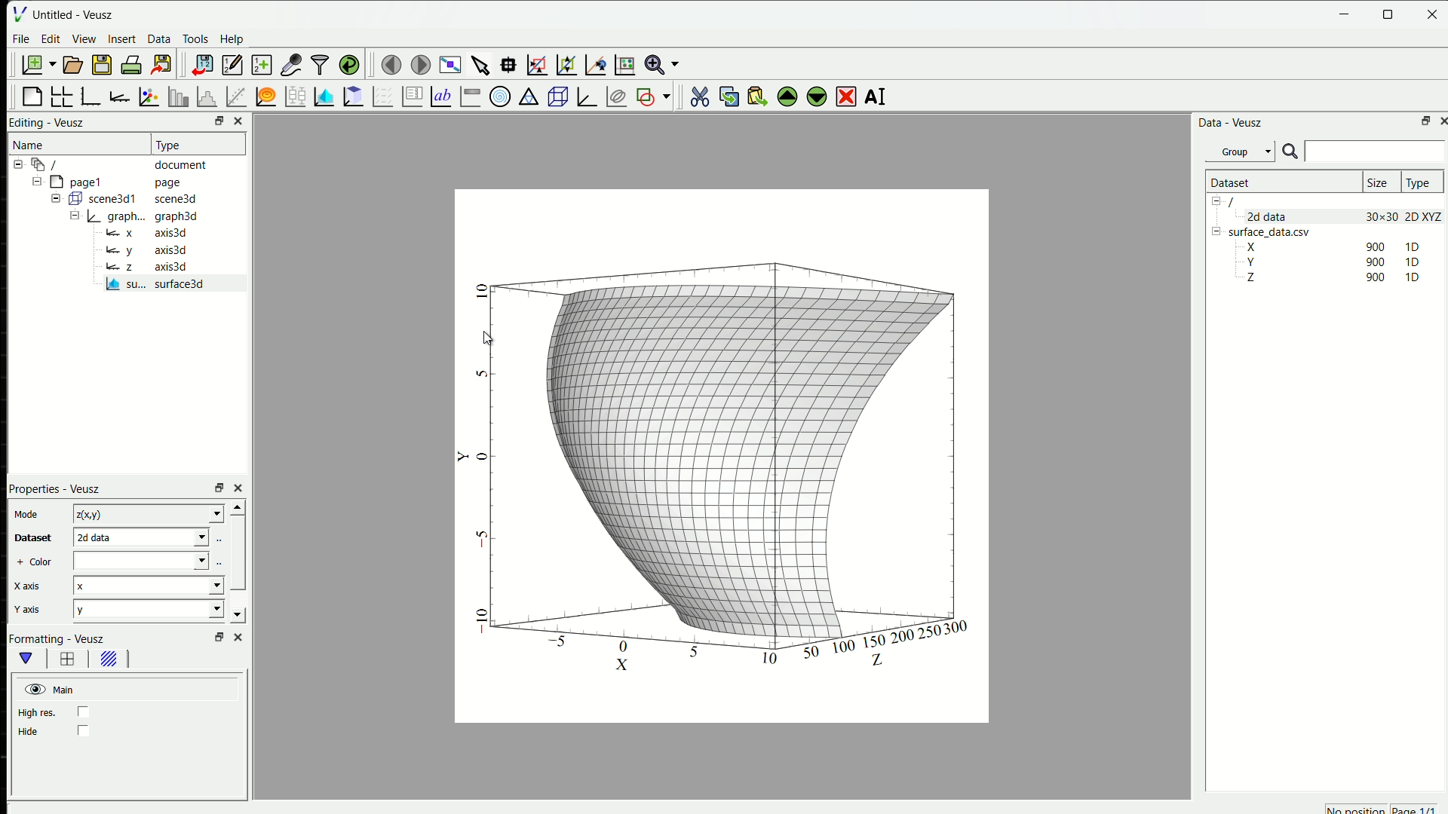  What do you see at coordinates (203, 561) in the screenshot?
I see `Drop-down ` at bounding box center [203, 561].